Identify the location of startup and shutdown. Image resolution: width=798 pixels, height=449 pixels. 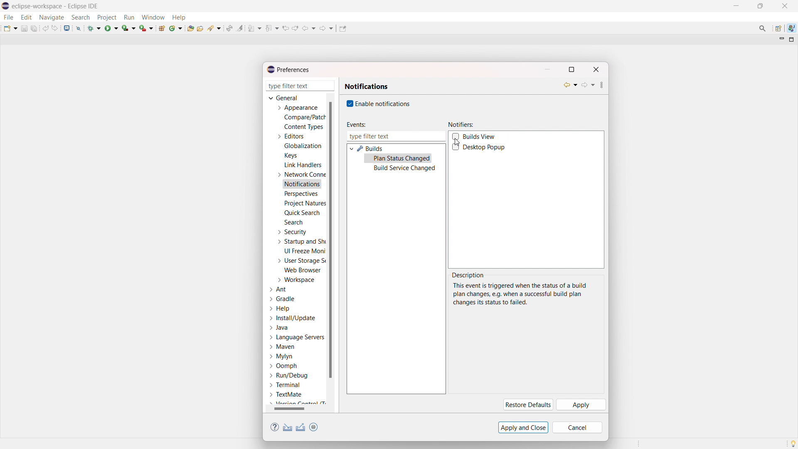
(300, 242).